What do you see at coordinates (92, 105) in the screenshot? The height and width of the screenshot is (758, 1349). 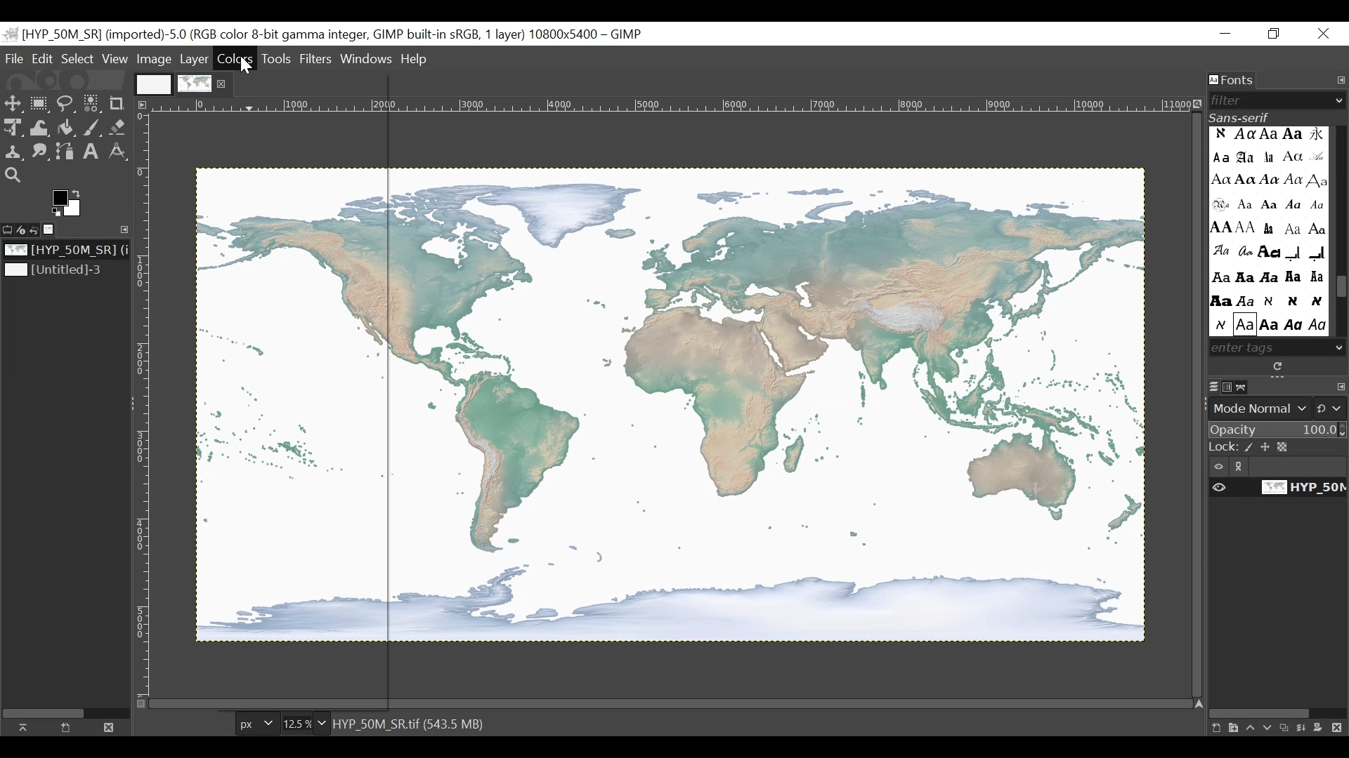 I see `Select by color tool` at bounding box center [92, 105].